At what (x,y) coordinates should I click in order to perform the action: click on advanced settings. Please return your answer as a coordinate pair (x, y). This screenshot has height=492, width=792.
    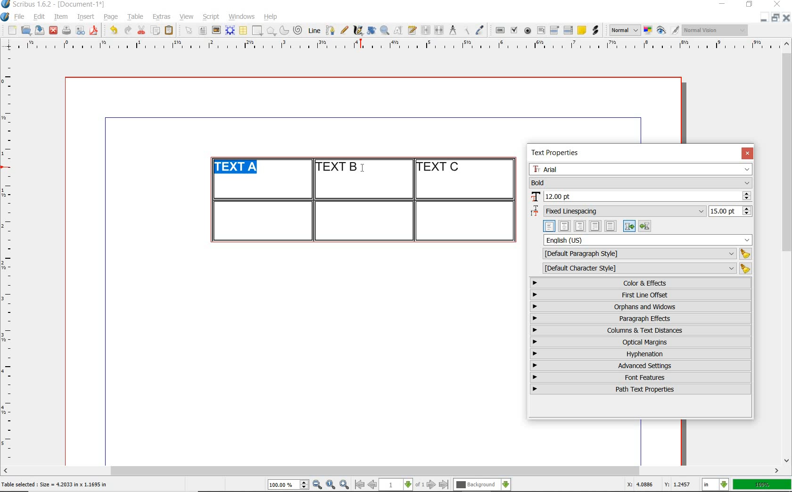
    Looking at the image, I should click on (640, 365).